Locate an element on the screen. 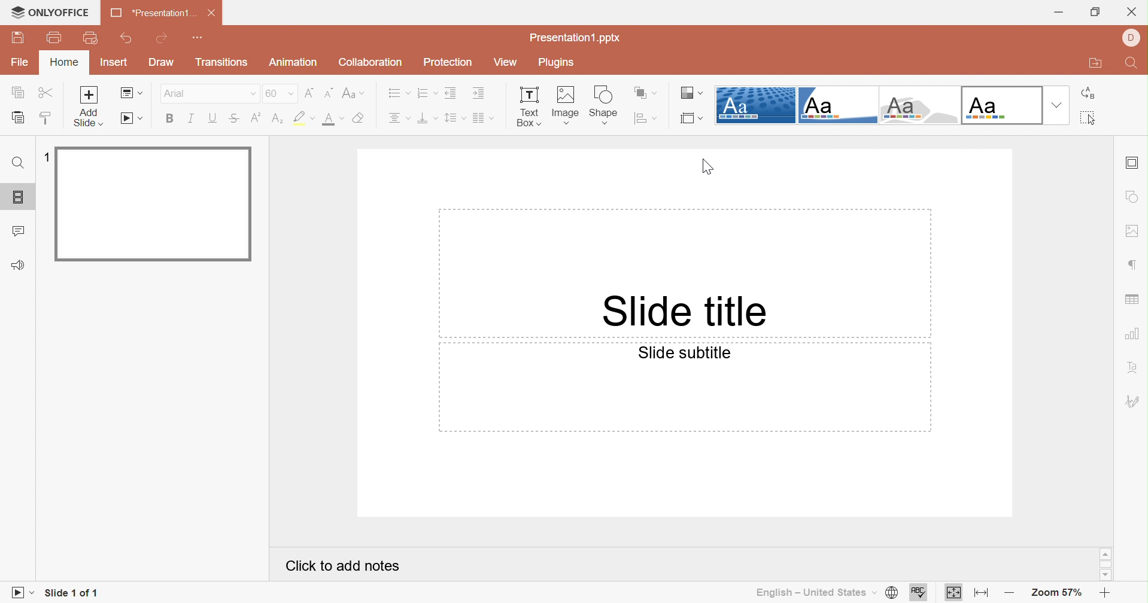 This screenshot has height=603, width=1148. Click to add notes is located at coordinates (340, 567).